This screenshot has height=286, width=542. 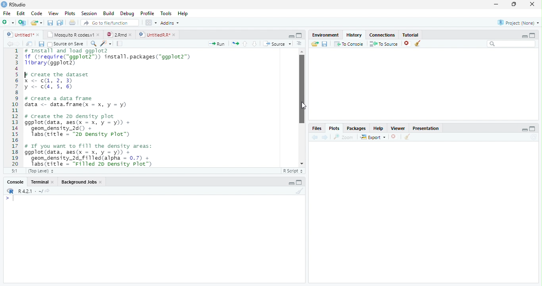 I want to click on minimize, so click(x=496, y=5).